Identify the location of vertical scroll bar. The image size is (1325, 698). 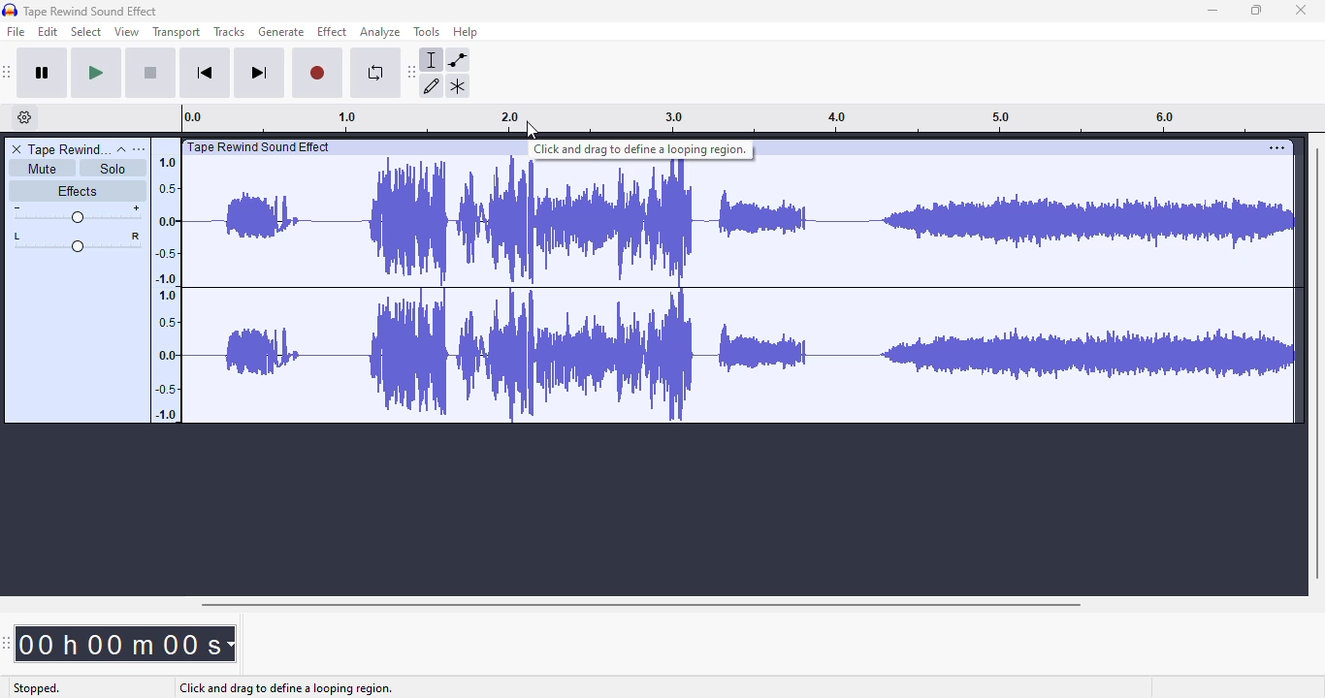
(1318, 359).